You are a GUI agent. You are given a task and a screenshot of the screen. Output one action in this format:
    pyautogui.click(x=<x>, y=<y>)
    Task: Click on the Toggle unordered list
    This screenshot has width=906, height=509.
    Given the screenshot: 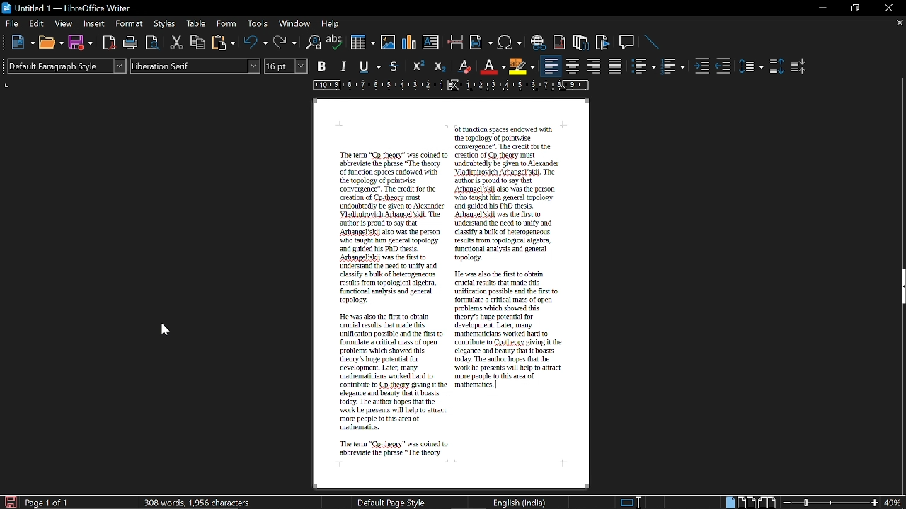 What is the action you would take?
    pyautogui.click(x=643, y=66)
    